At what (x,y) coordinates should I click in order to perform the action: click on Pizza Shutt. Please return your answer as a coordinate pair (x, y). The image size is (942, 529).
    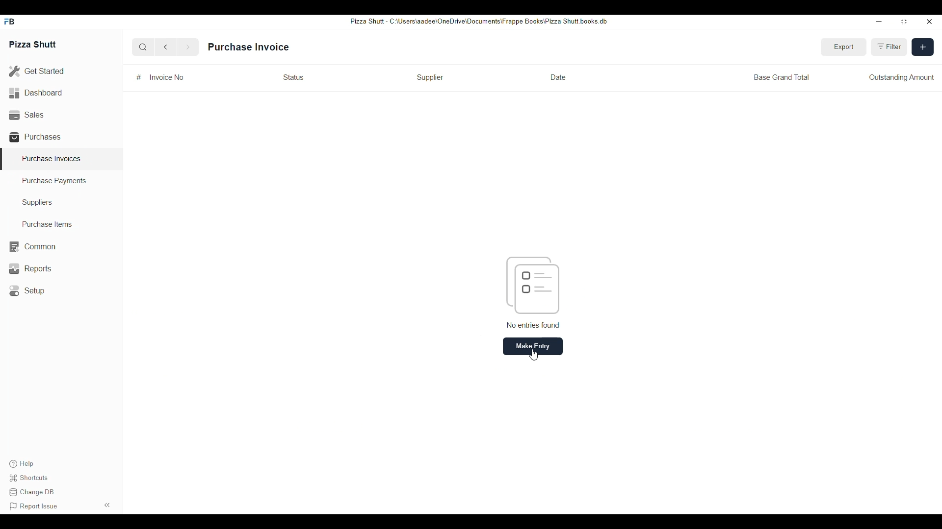
    Looking at the image, I should click on (33, 44).